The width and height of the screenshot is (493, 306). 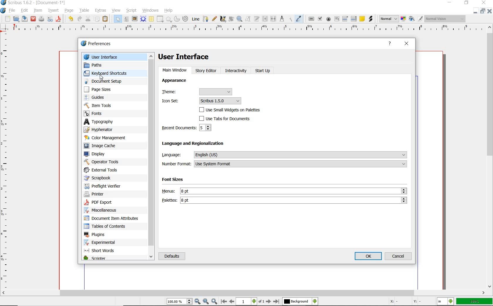 I want to click on preflight verifier, so click(x=103, y=185).